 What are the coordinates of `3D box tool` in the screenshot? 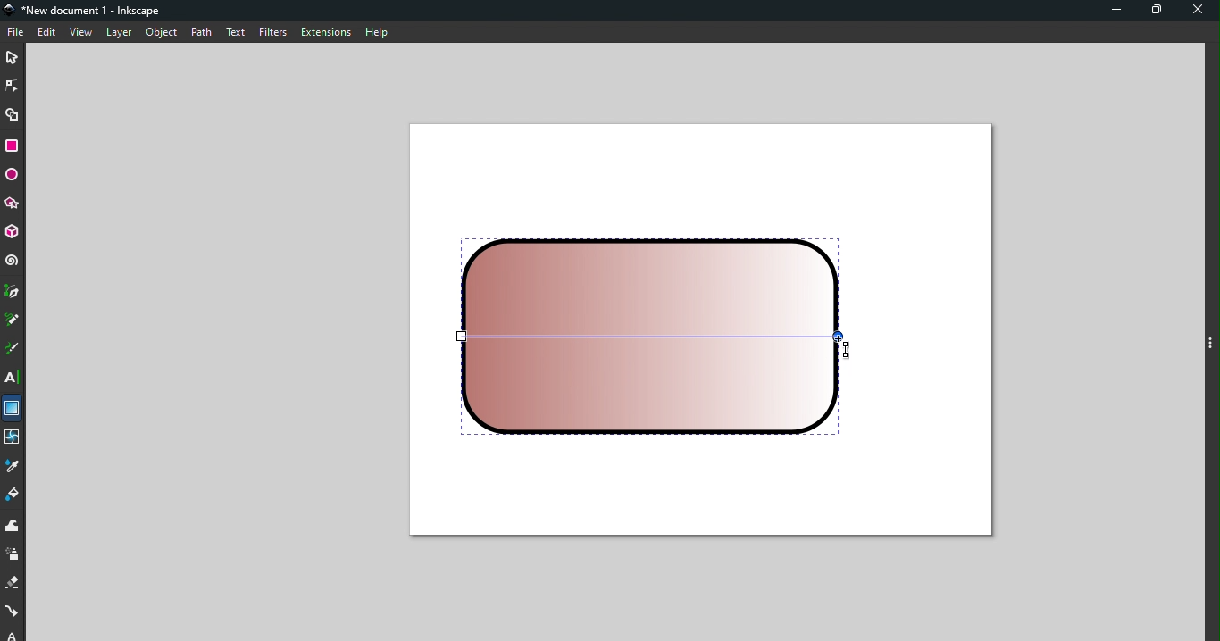 It's located at (13, 232).